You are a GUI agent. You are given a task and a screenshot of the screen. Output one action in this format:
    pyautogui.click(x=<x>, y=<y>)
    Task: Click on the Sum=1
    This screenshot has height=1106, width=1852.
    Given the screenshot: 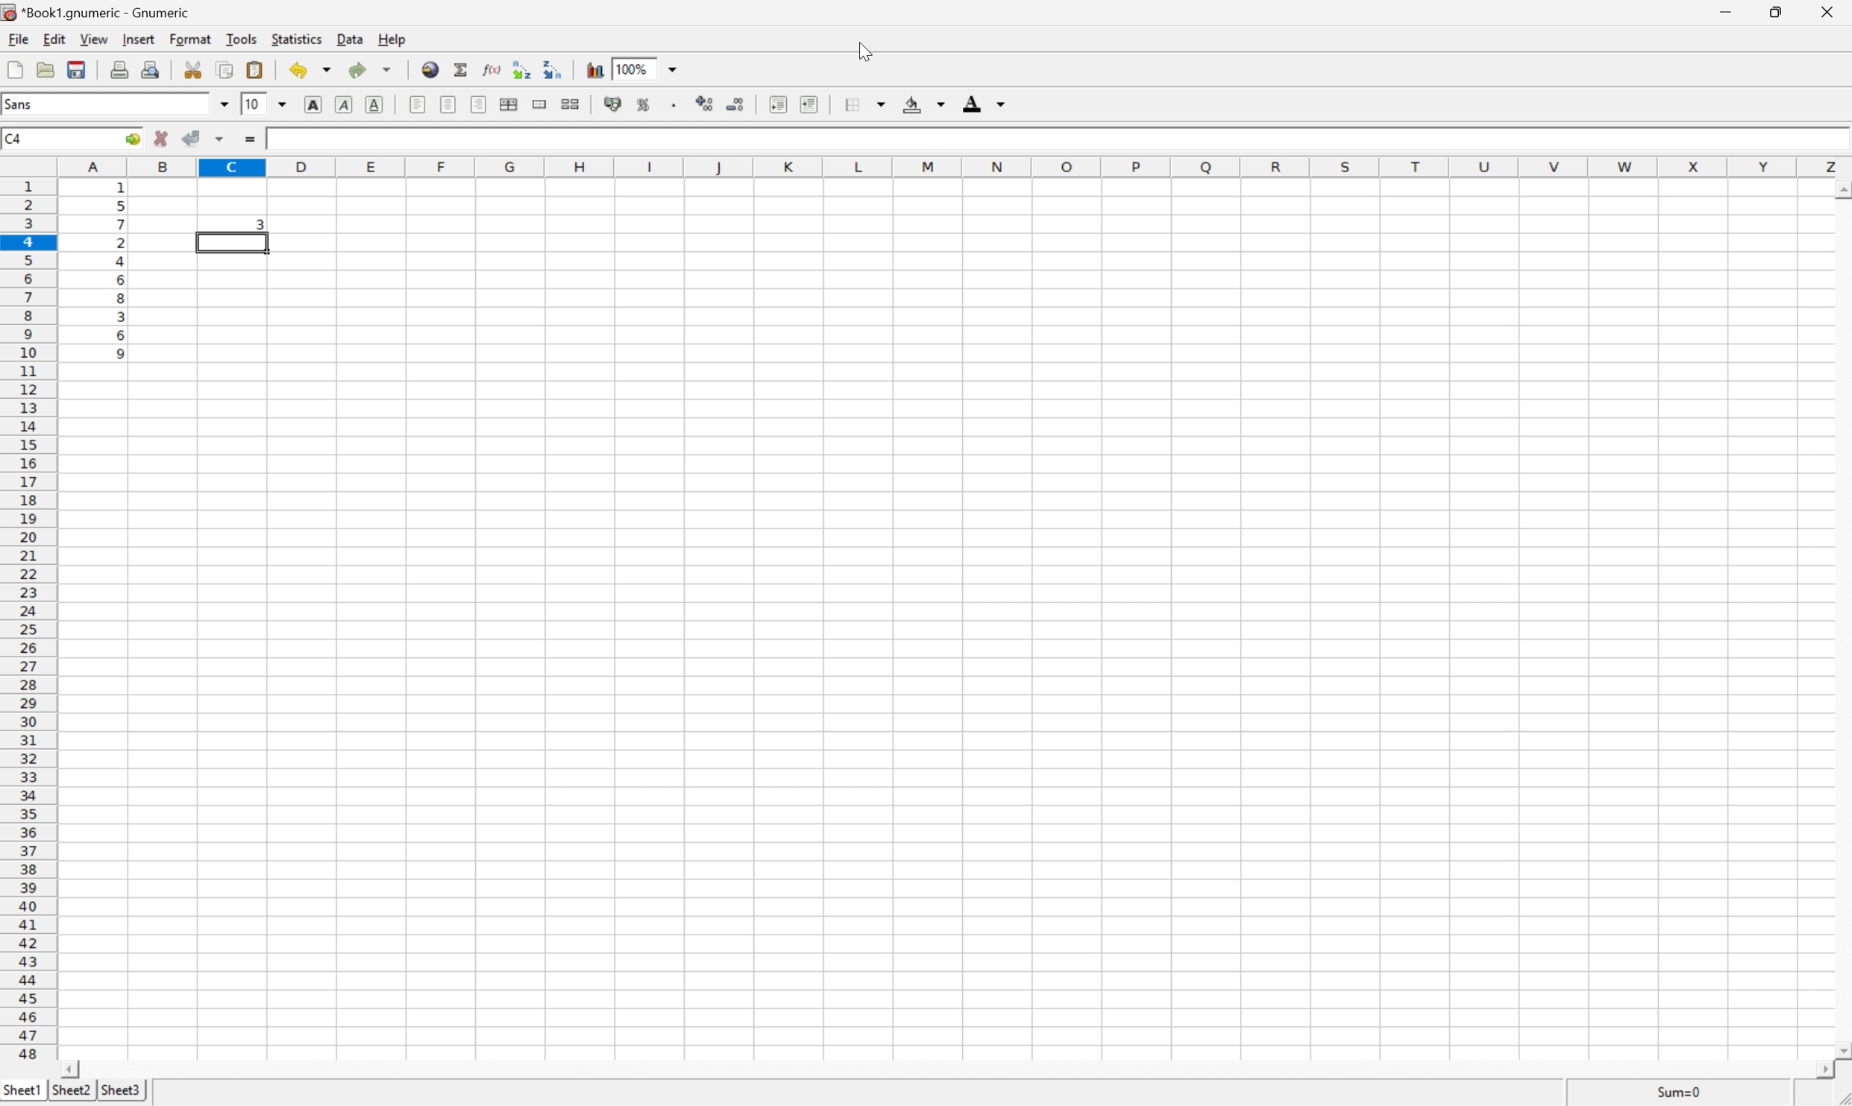 What is the action you would take?
    pyautogui.click(x=1680, y=1094)
    